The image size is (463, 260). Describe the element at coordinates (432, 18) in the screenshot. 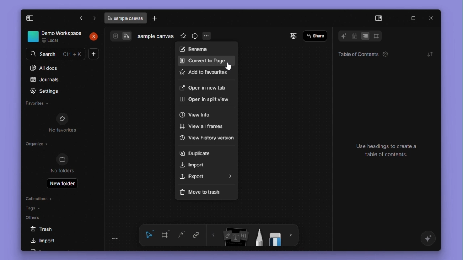

I see `Close` at that location.